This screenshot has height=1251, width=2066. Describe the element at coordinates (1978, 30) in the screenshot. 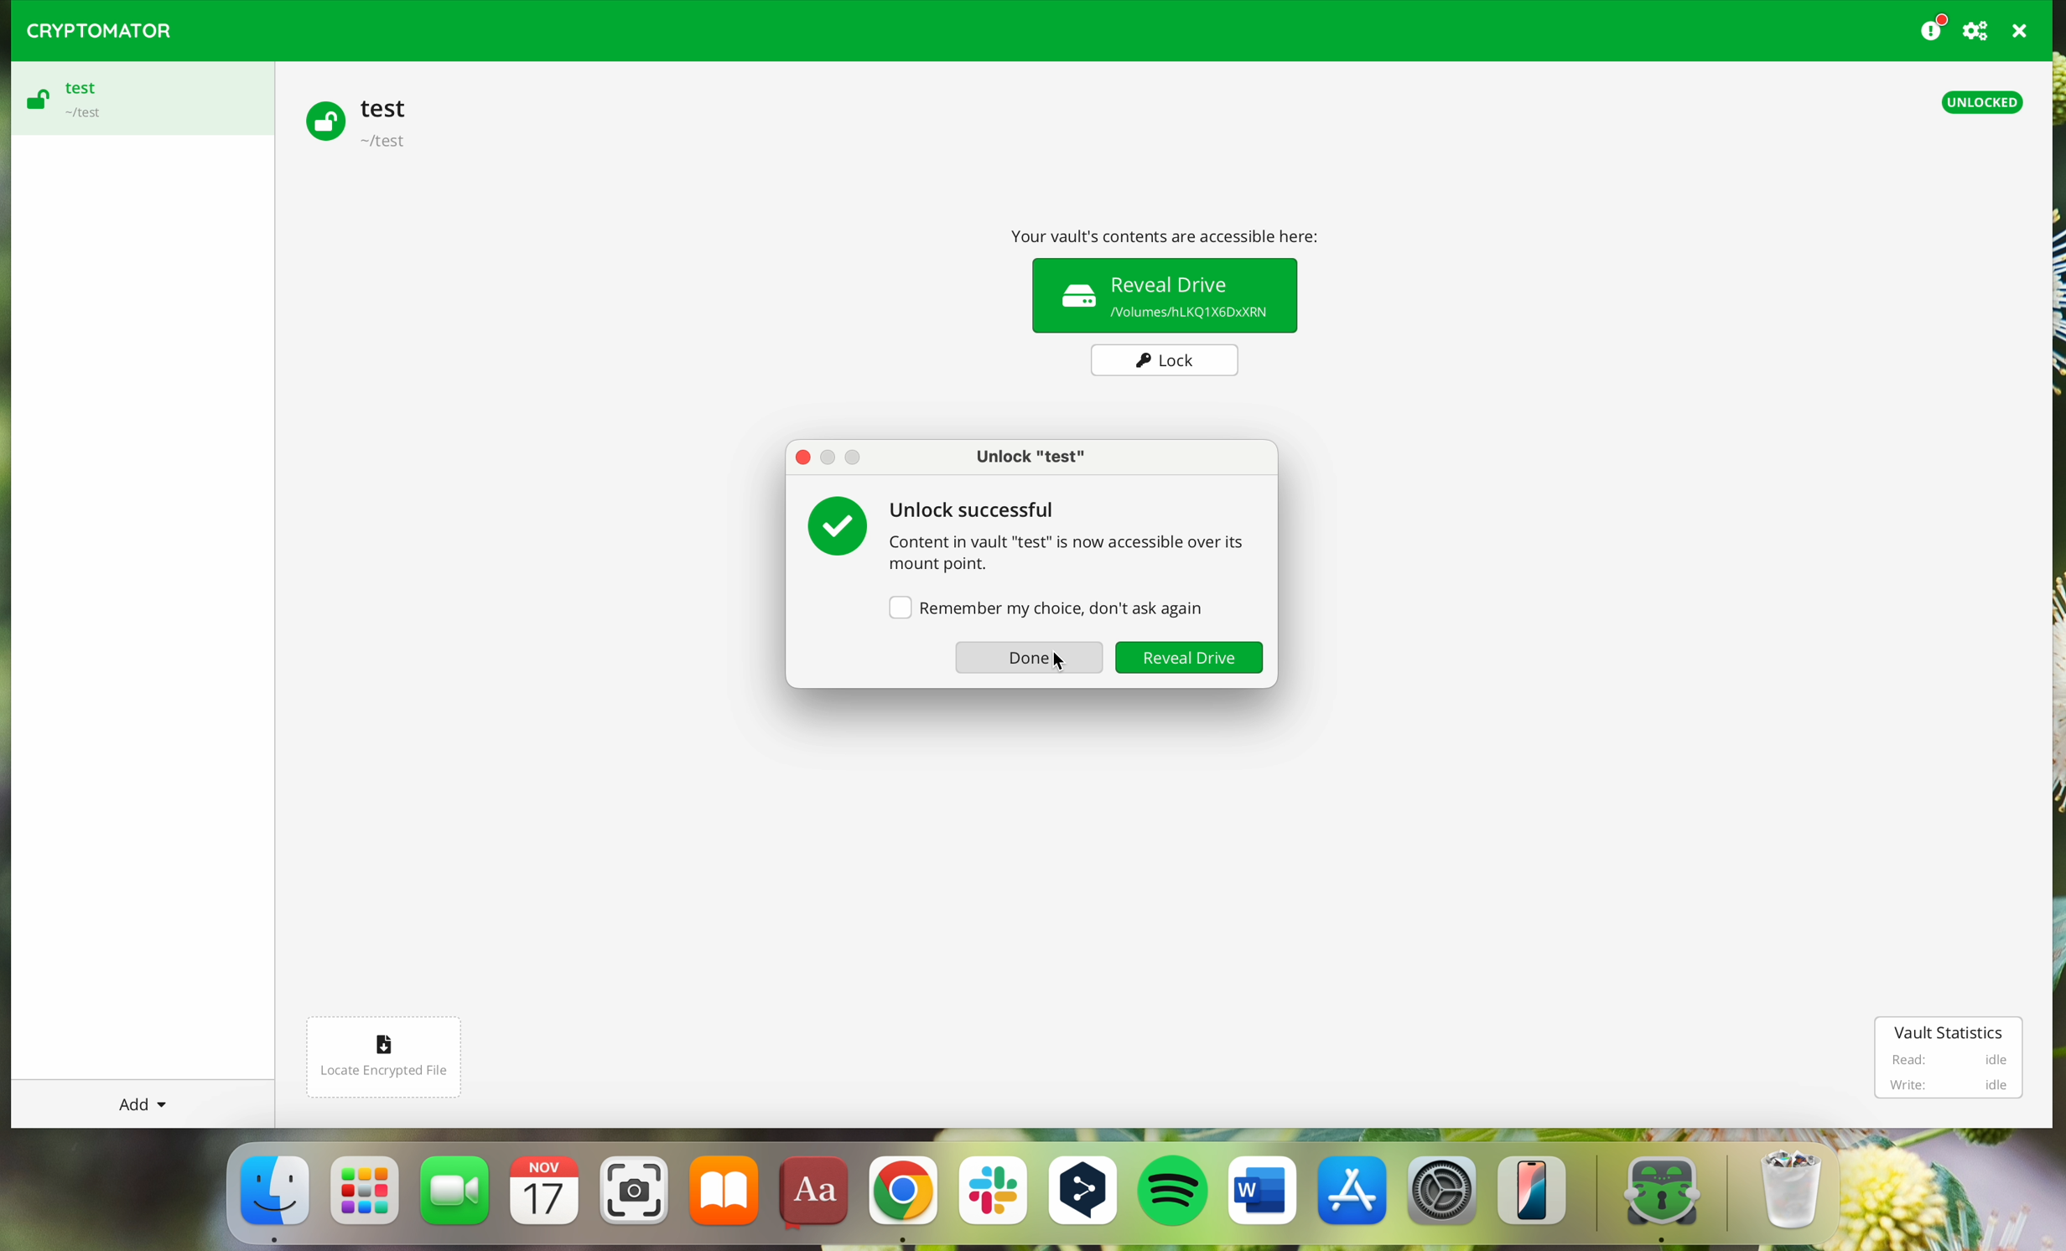

I see `preferences` at that location.